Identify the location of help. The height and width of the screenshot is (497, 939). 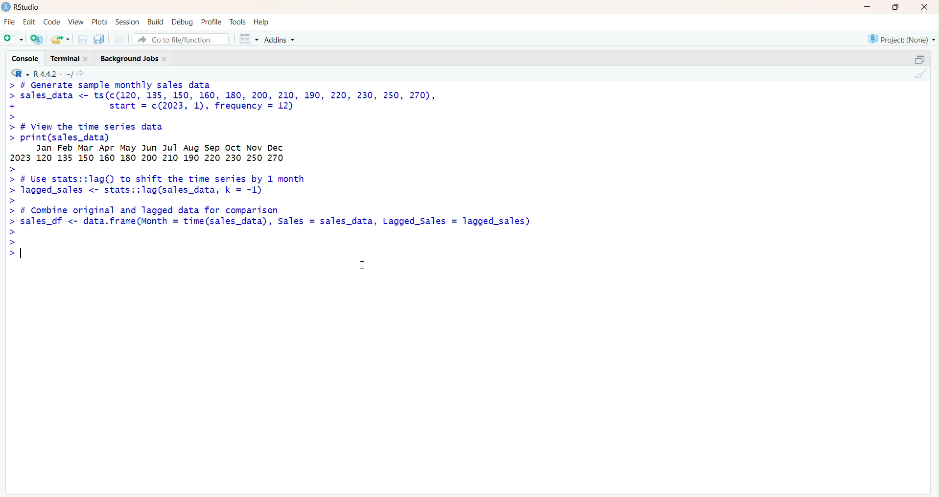
(263, 22).